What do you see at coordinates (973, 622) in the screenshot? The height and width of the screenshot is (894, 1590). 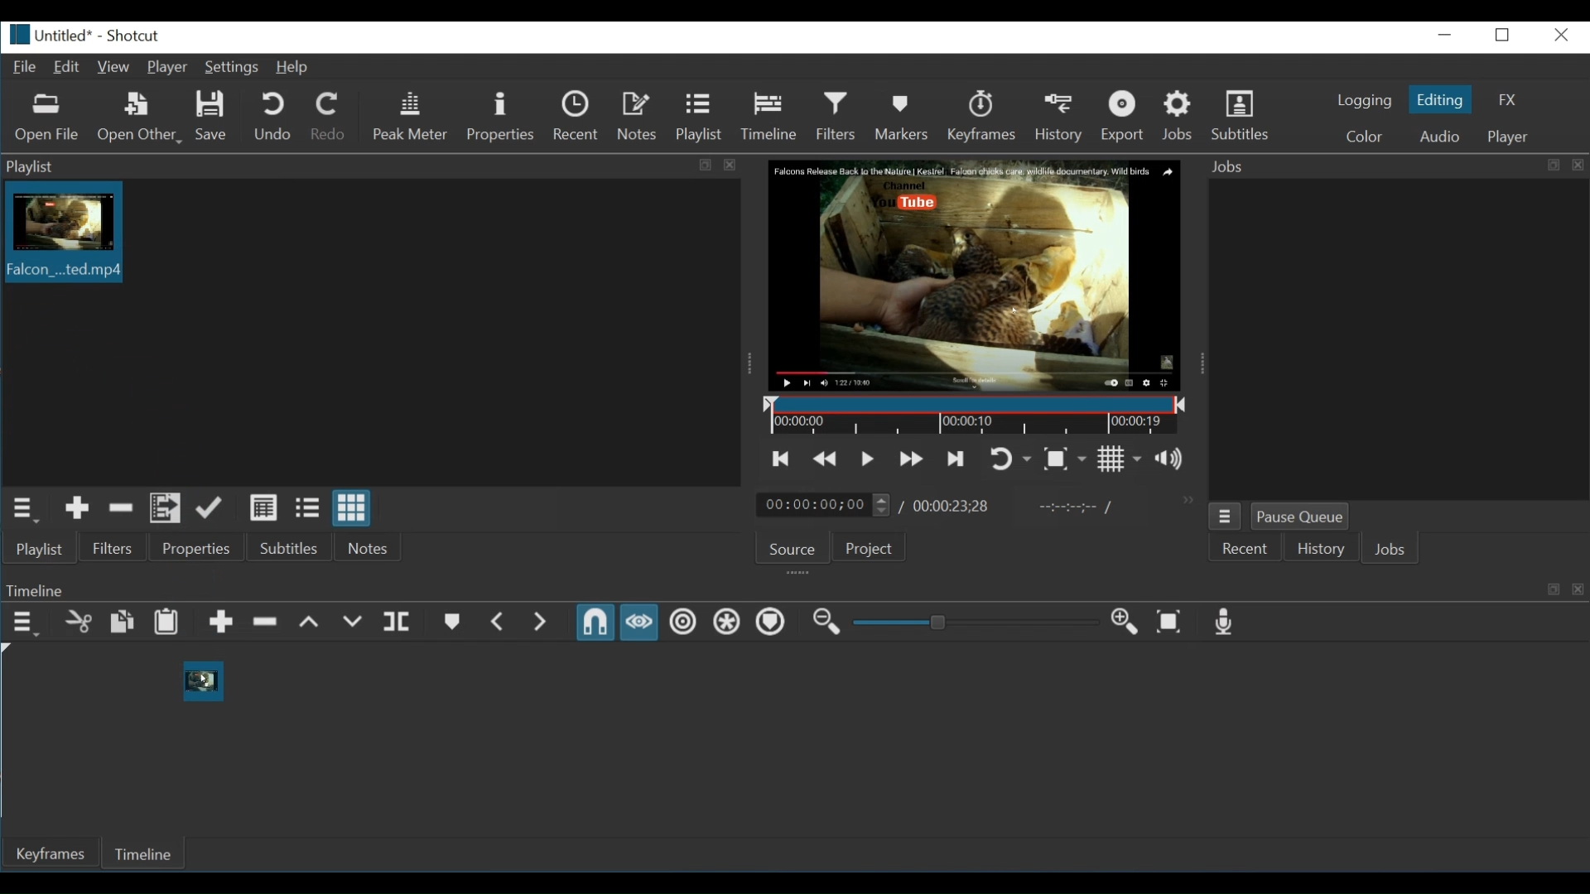 I see `Adjust Zoom timeline` at bounding box center [973, 622].